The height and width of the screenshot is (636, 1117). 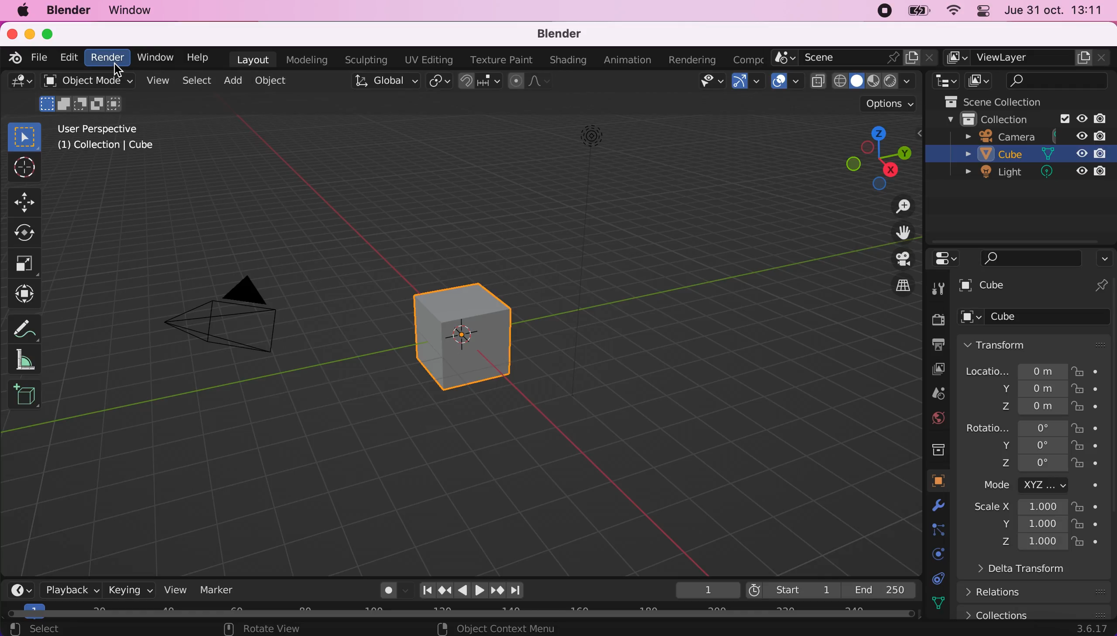 I want to click on recording stopped, so click(x=882, y=12).